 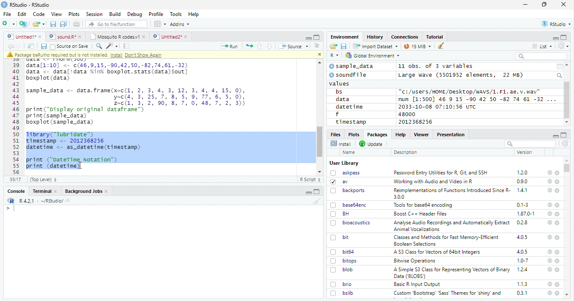 I want to click on minimize, so click(x=308, y=37).